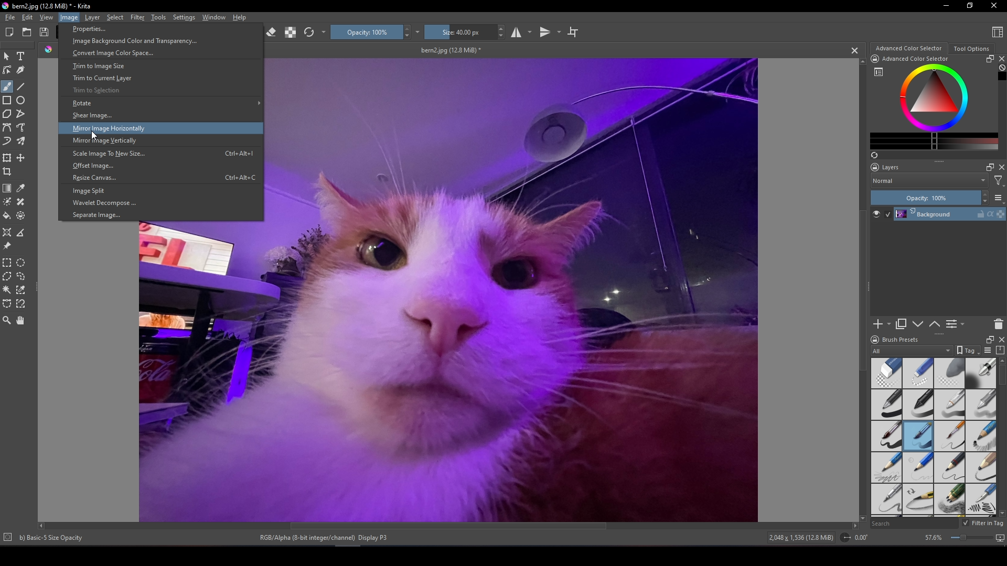 This screenshot has height=566, width=1007. Describe the element at coordinates (115, 17) in the screenshot. I see `Select` at that location.